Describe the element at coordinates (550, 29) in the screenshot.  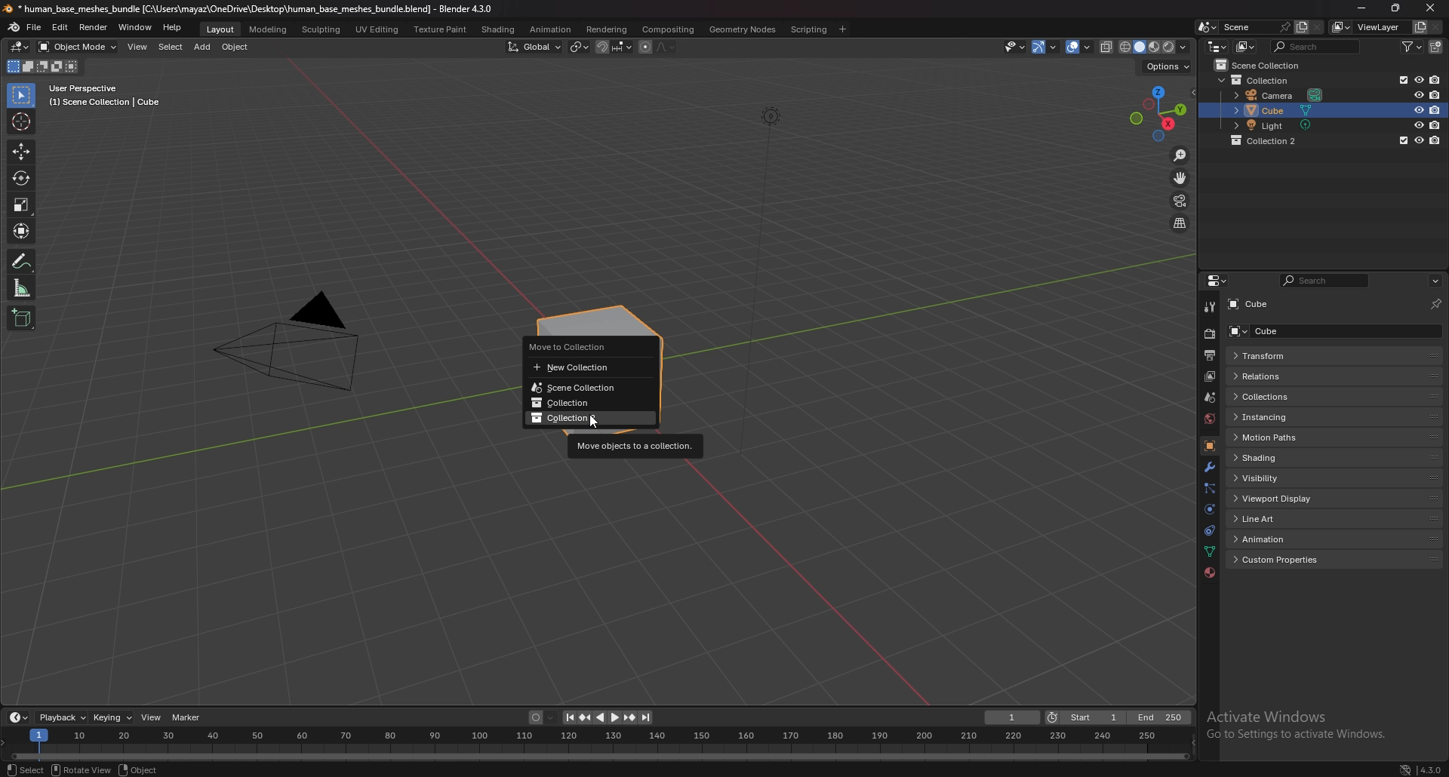
I see `anination` at that location.